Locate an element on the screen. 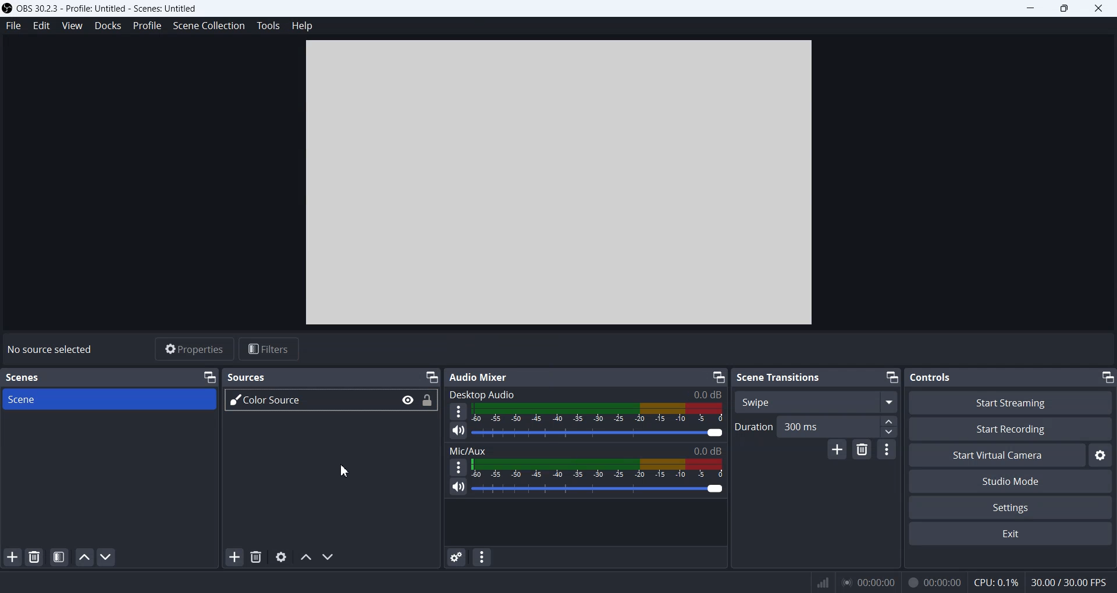 The image size is (1117, 593). Docks is located at coordinates (108, 25).